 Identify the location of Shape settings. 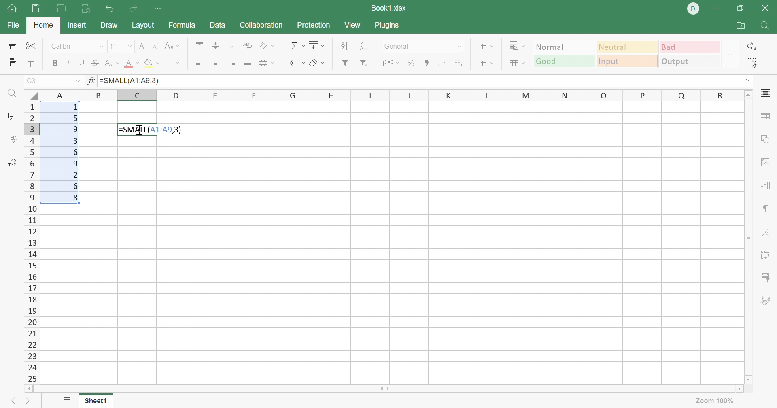
(764, 139).